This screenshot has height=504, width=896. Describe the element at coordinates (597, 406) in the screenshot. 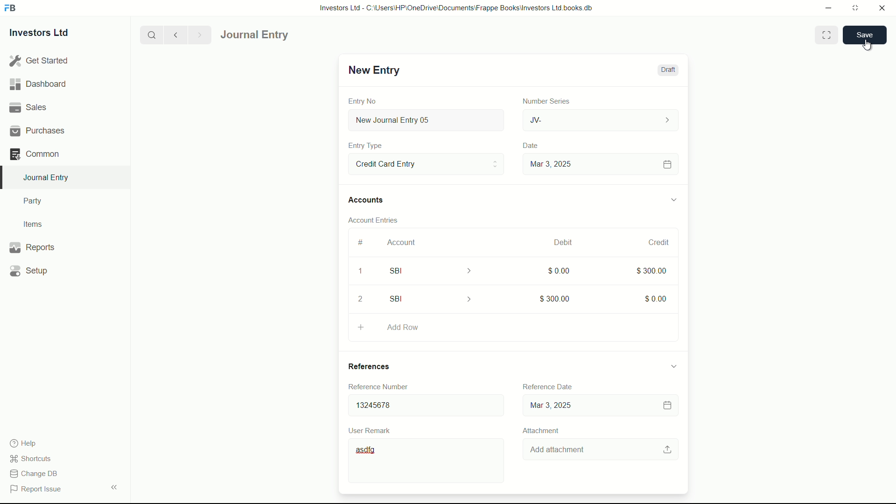

I see `dd-mm-yyyy` at that location.